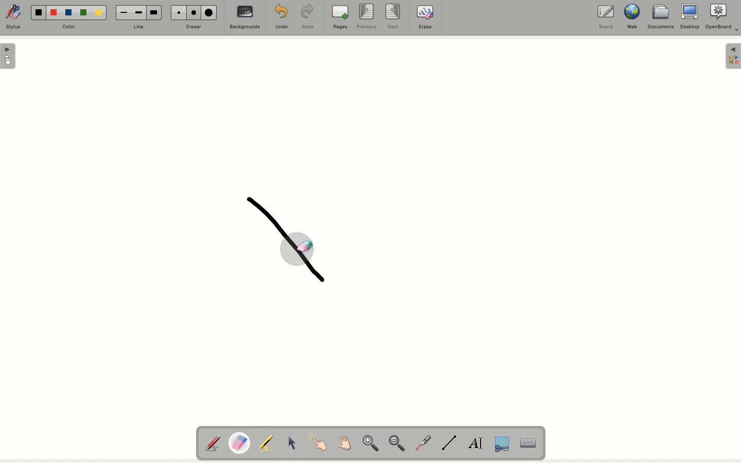 This screenshot has width=741, height=463. Describe the element at coordinates (400, 444) in the screenshot. I see `Zoom out` at that location.